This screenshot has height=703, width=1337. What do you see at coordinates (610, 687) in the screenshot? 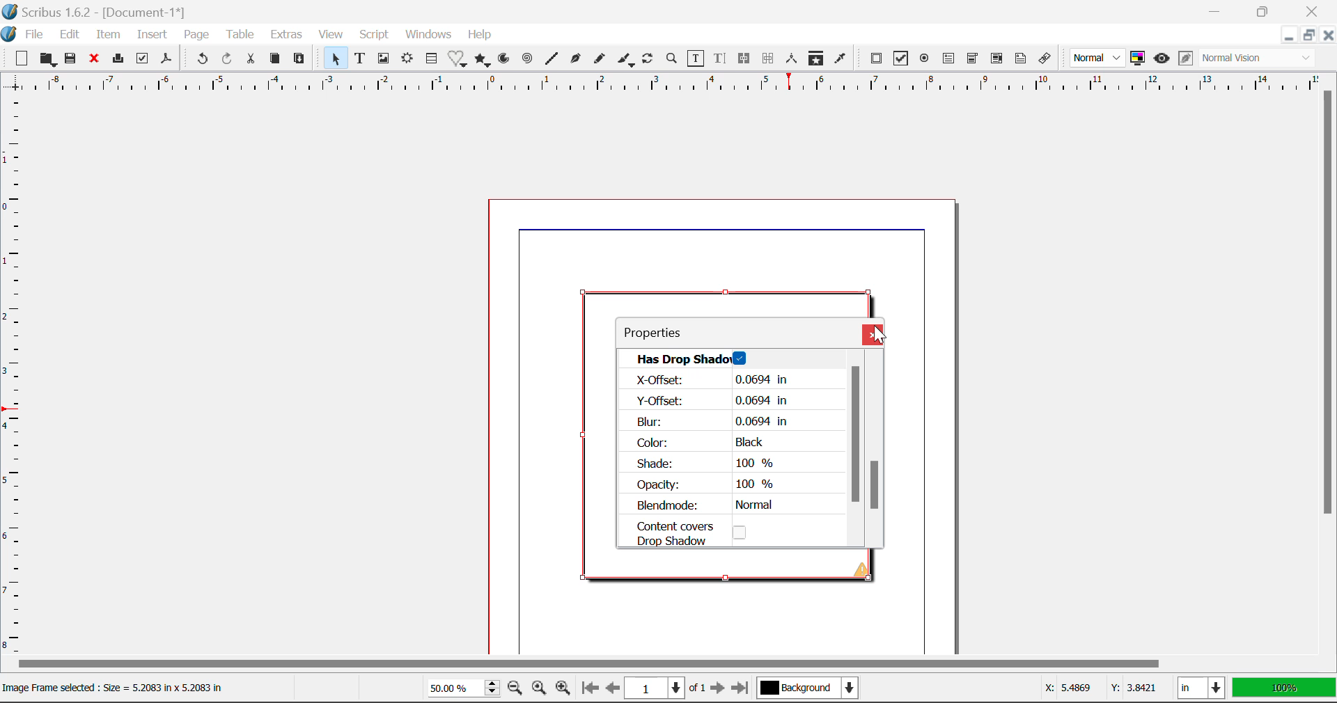
I see `Previous page` at bounding box center [610, 687].